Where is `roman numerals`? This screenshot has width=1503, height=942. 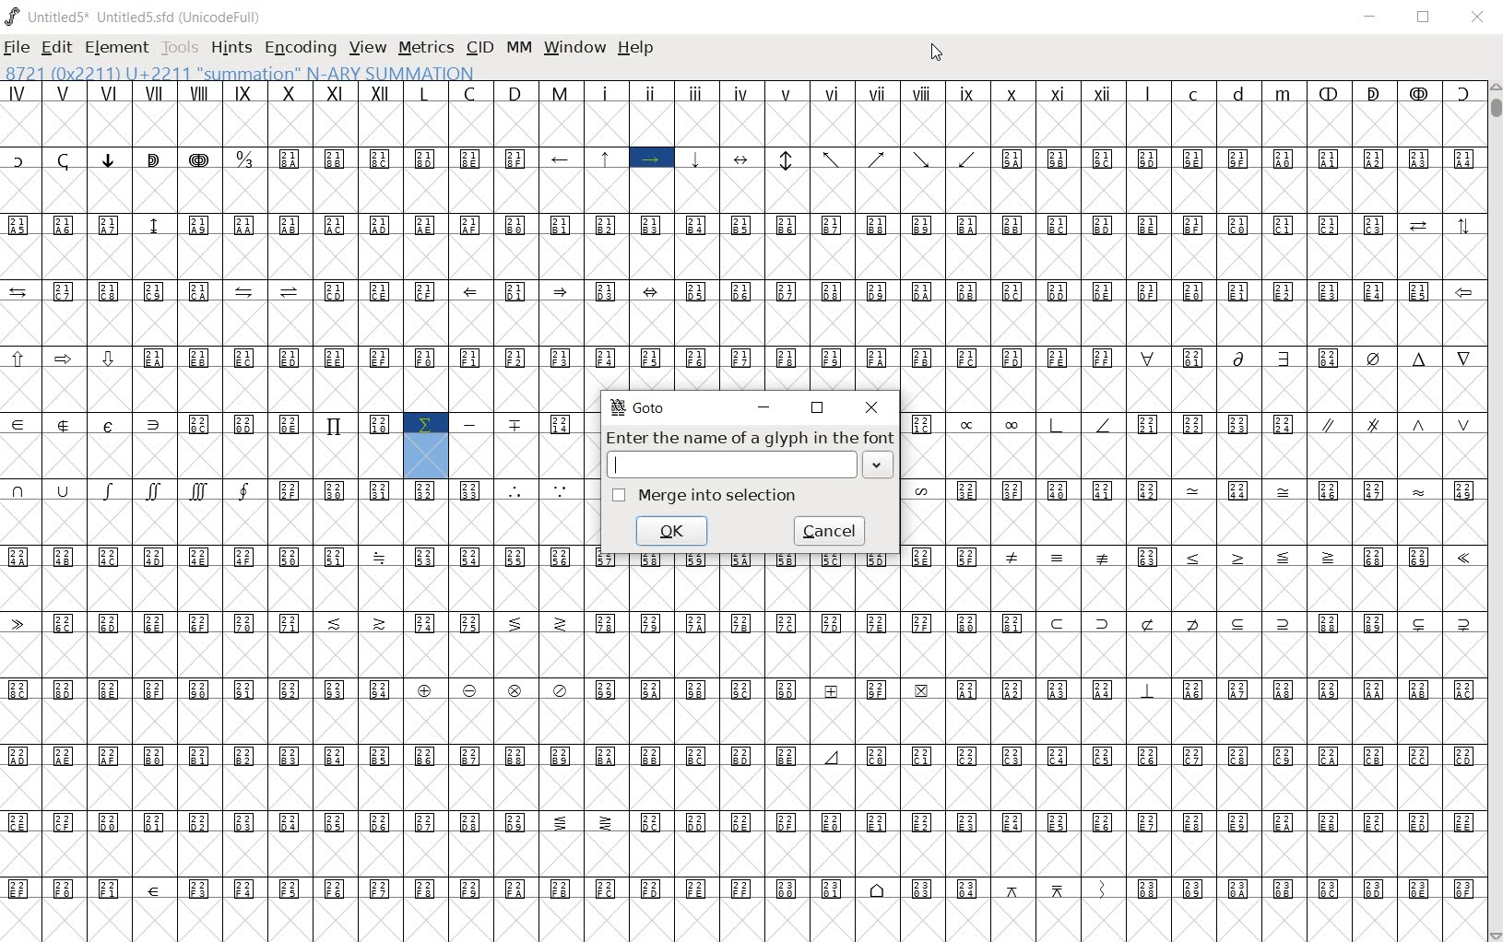
roman numerals is located at coordinates (858, 90).